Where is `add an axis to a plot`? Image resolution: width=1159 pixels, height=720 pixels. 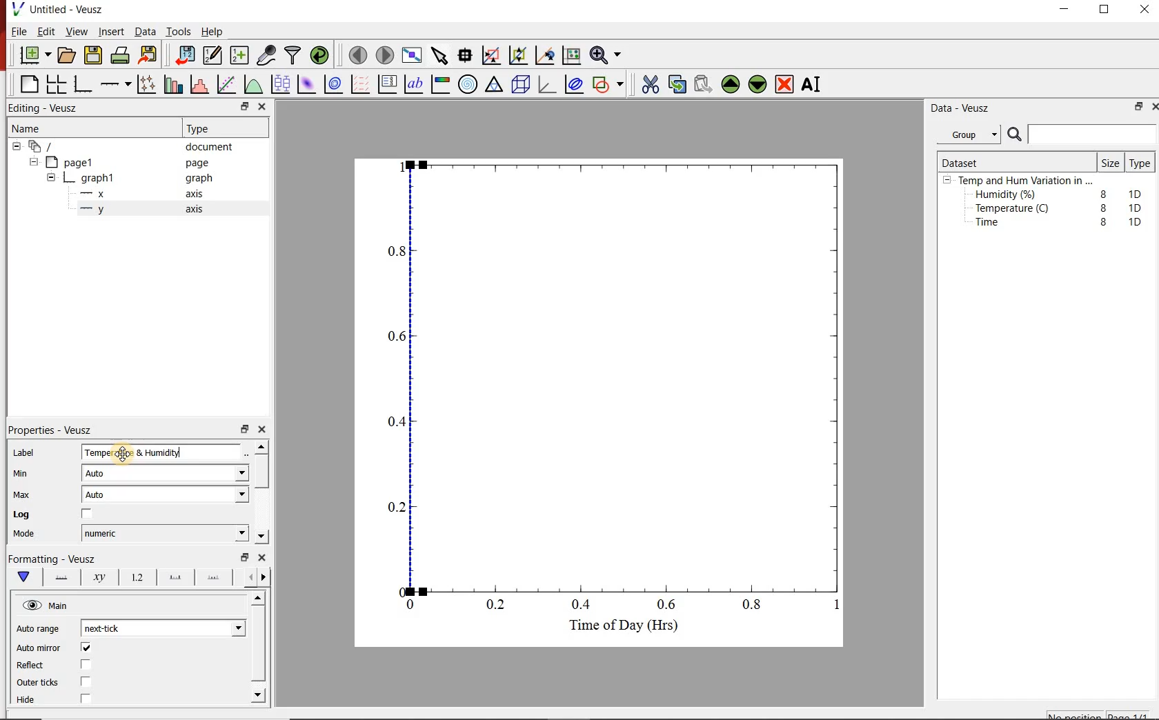
add an axis to a plot is located at coordinates (117, 83).